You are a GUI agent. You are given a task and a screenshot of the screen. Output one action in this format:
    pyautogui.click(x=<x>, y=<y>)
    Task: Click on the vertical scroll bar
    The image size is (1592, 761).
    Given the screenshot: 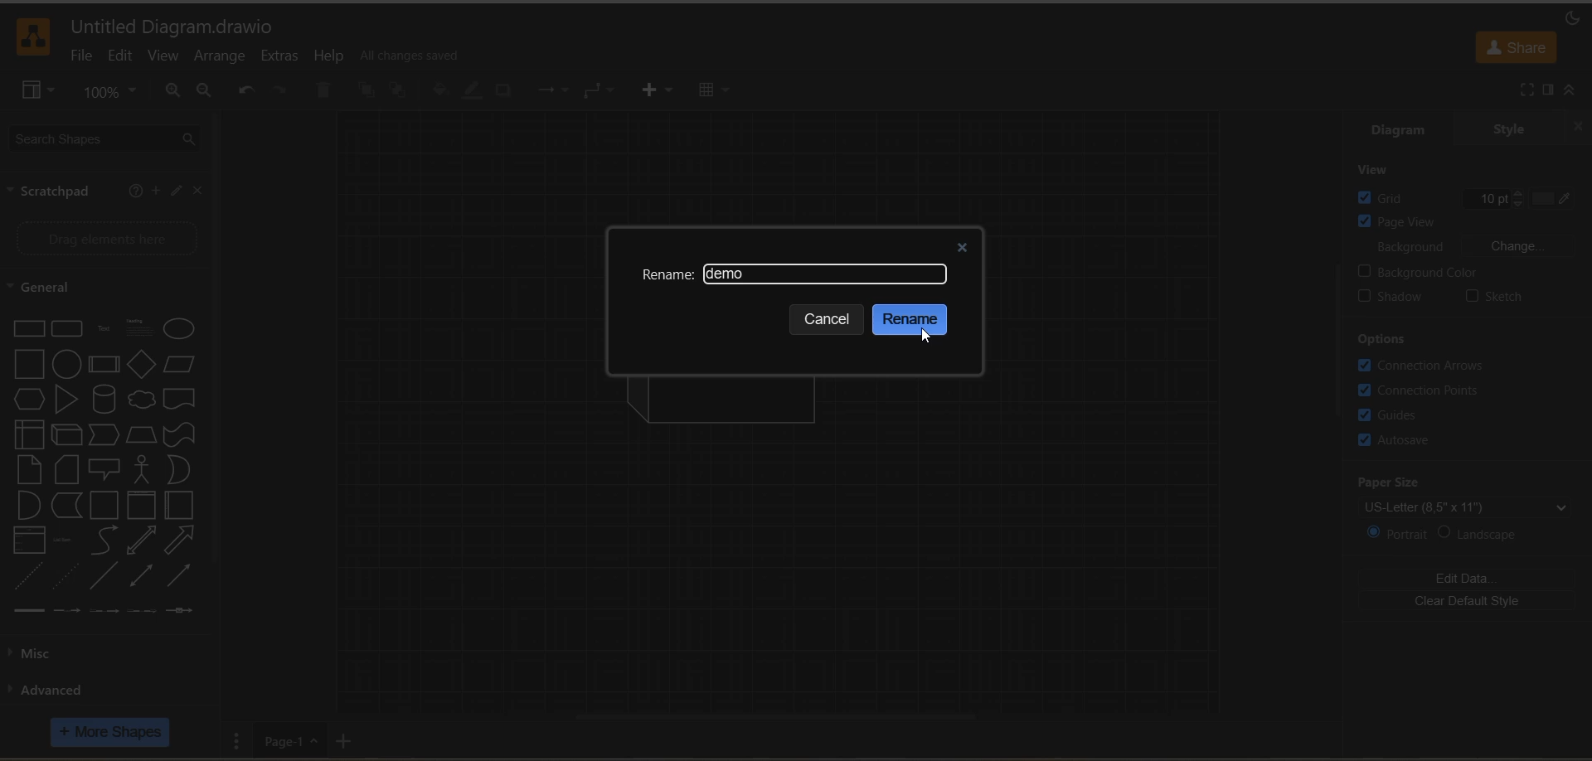 What is the action you would take?
    pyautogui.click(x=1339, y=340)
    